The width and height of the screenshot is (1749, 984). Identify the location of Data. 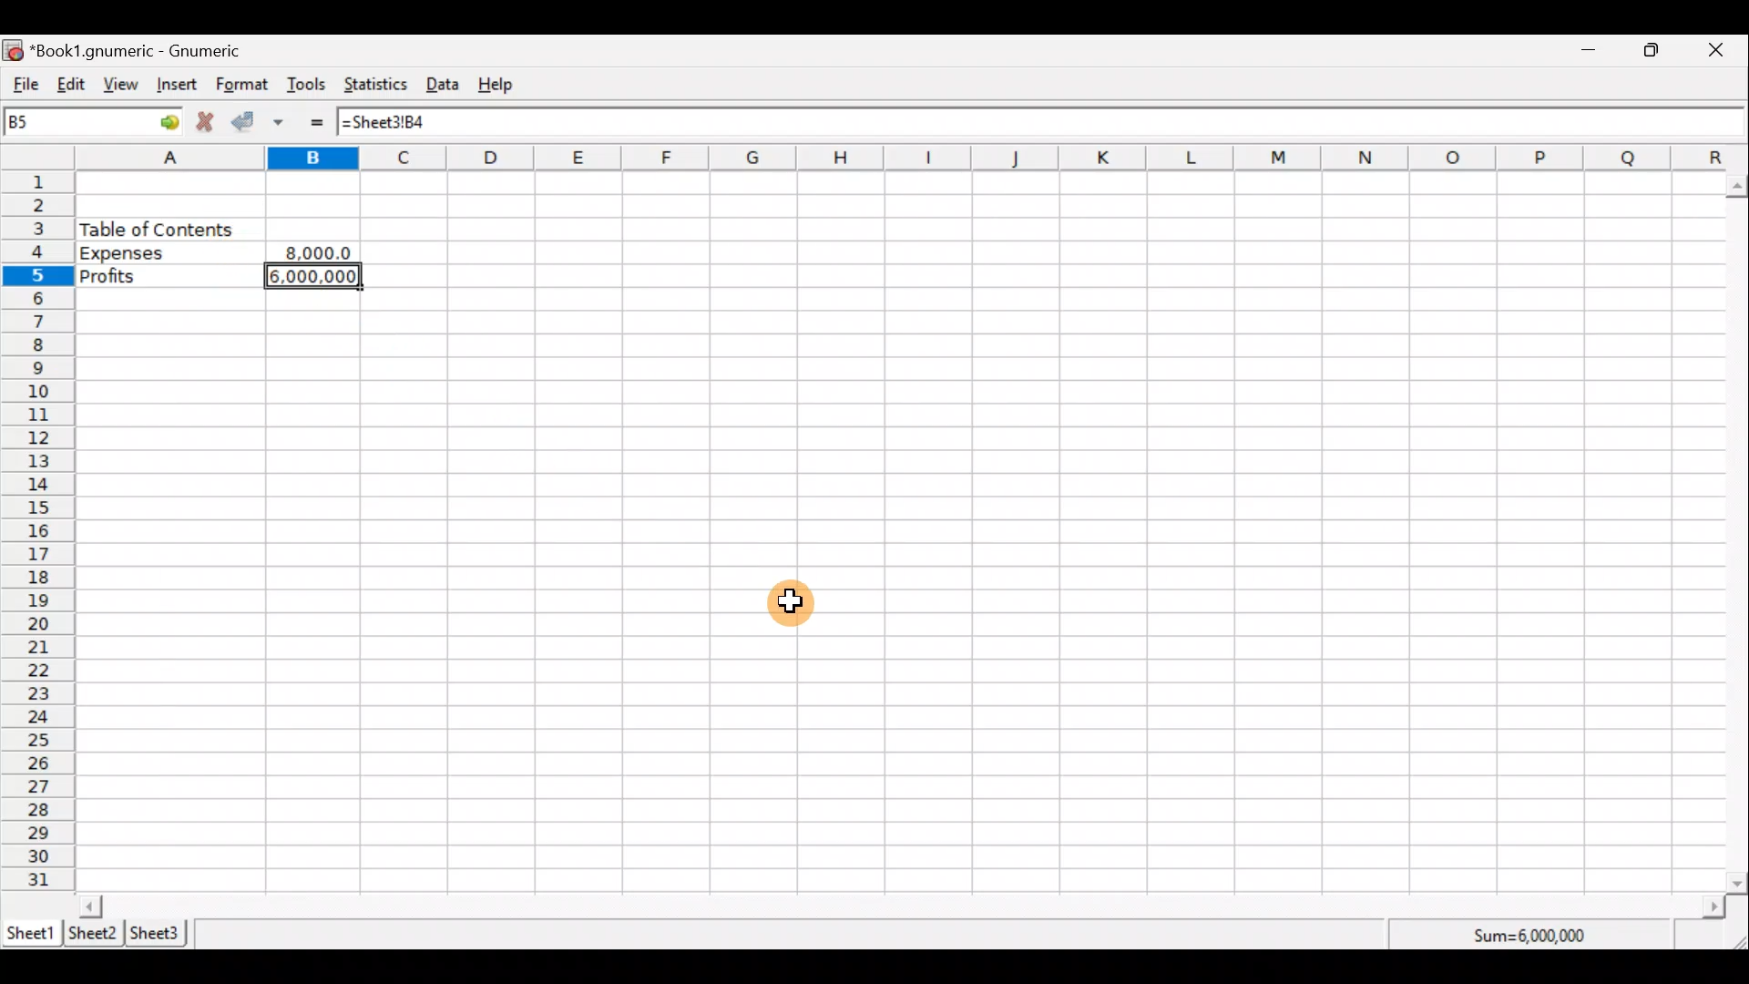
(448, 85).